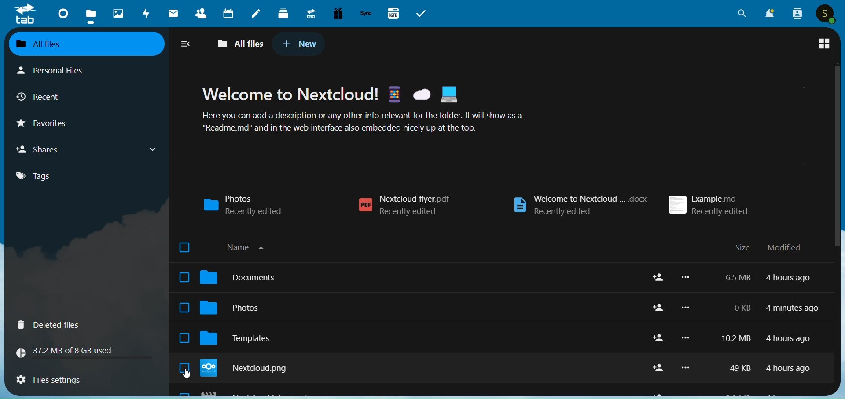 This screenshot has width=845, height=399. I want to click on Welcome to Nextcloud ... docx Recently edited, so click(580, 205).